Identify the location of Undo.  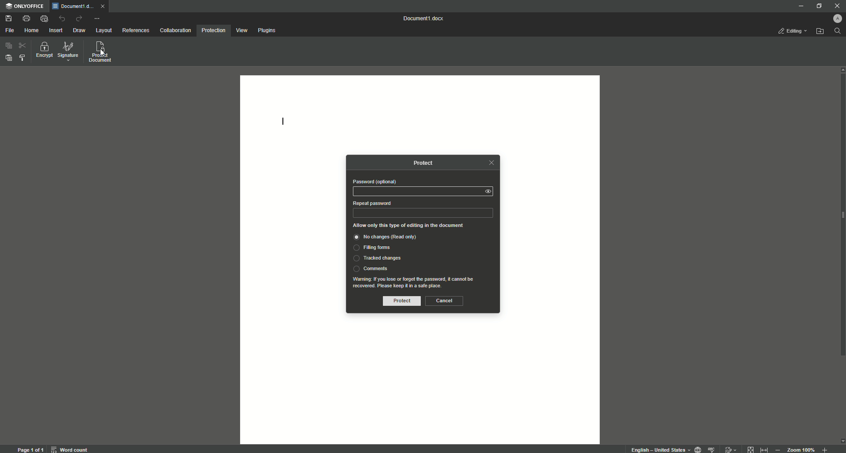
(62, 19).